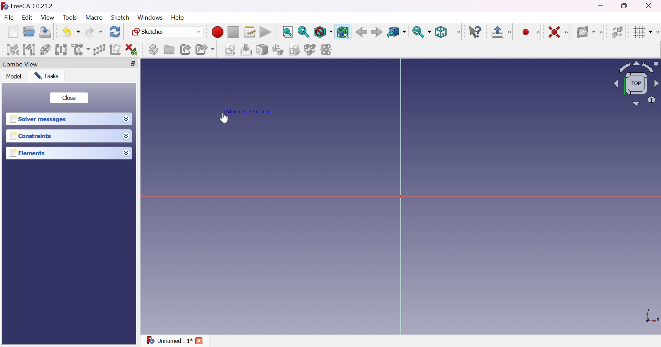 The height and width of the screenshot is (347, 661). What do you see at coordinates (45, 50) in the screenshot?
I see `Show/hide internal geometry` at bounding box center [45, 50].